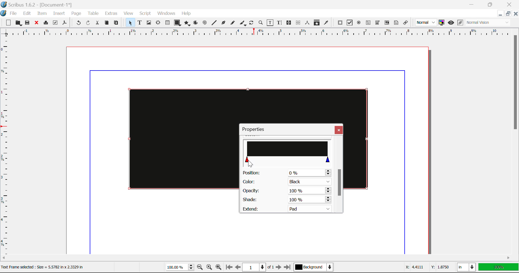 The image size is (519, 273). Describe the element at coordinates (54, 268) in the screenshot. I see `Text frame selected : Size = 5.5782 in x 2.3329 in` at that location.